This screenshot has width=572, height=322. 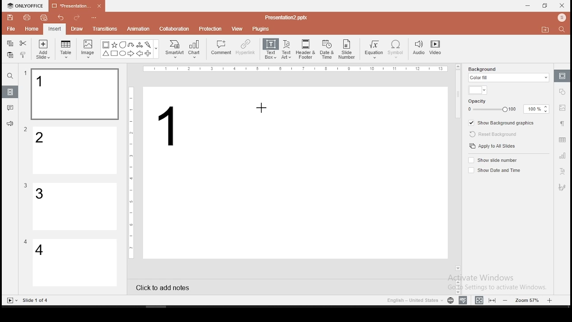 I want to click on , so click(x=25, y=73).